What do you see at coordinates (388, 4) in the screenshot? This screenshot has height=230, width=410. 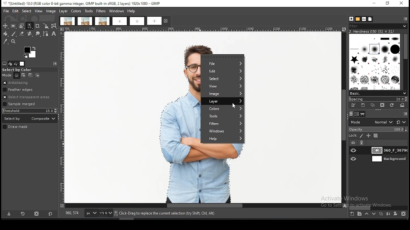 I see `restore` at bounding box center [388, 4].